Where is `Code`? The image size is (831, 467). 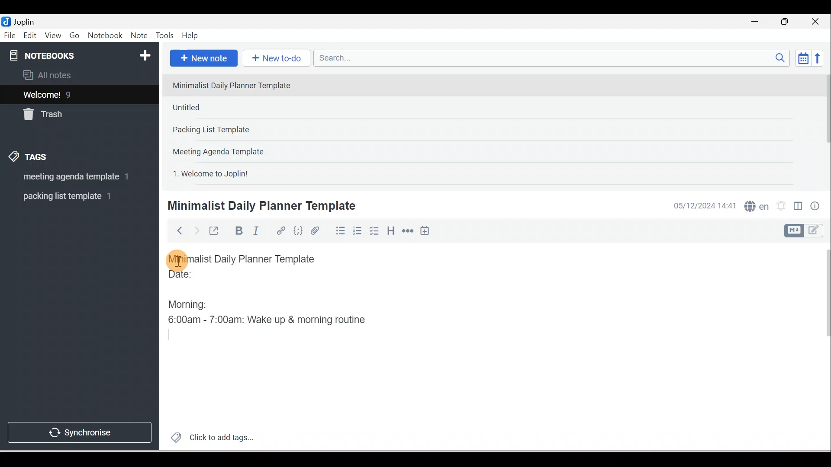
Code is located at coordinates (298, 231).